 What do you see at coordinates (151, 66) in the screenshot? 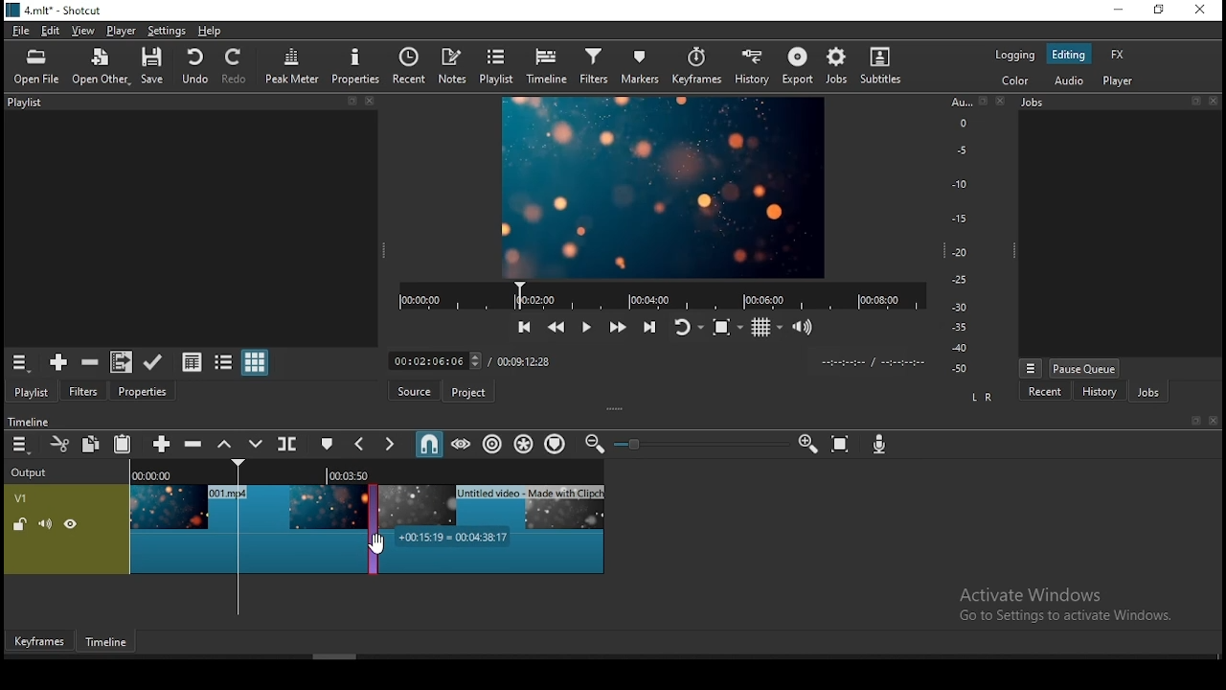
I see `save` at bounding box center [151, 66].